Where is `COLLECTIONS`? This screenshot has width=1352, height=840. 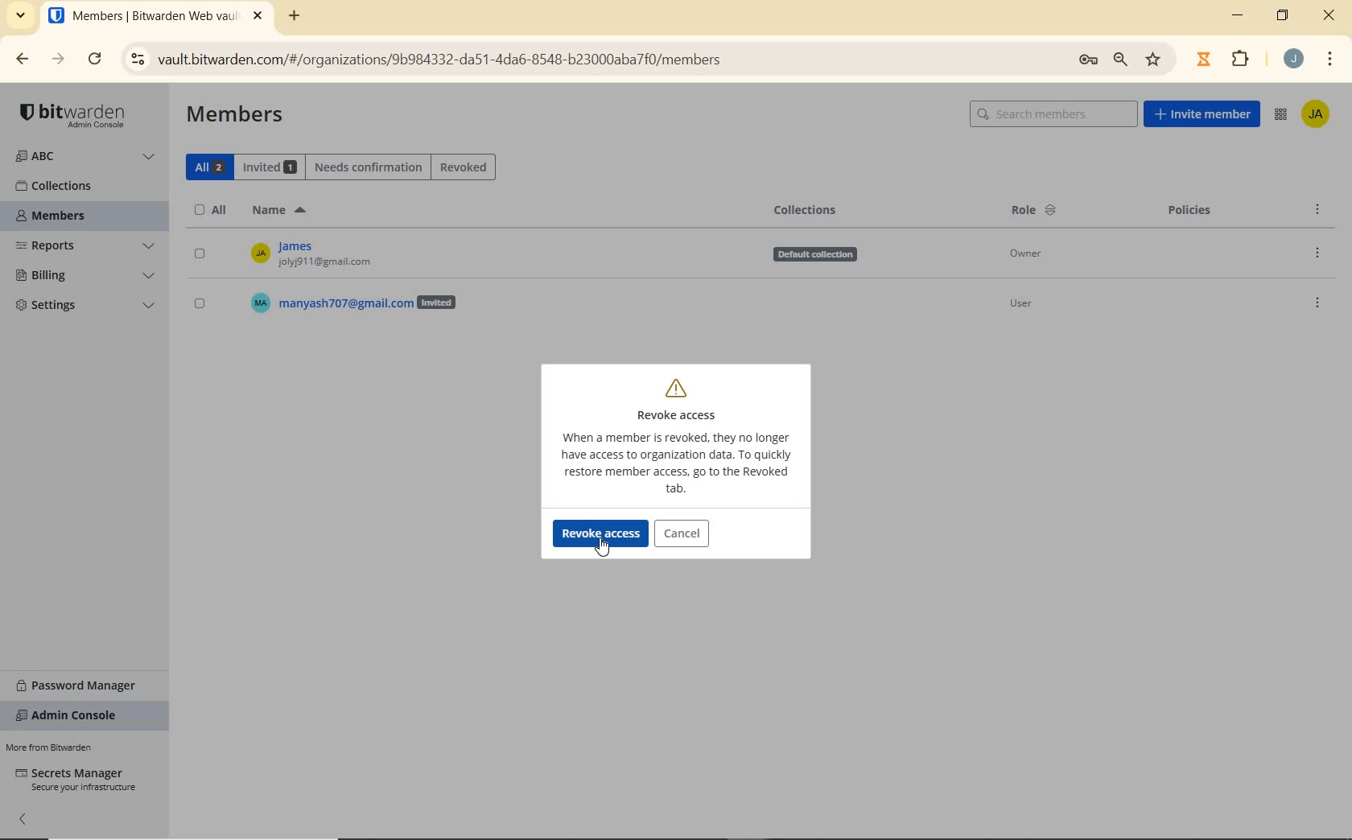 COLLECTIONS is located at coordinates (808, 210).